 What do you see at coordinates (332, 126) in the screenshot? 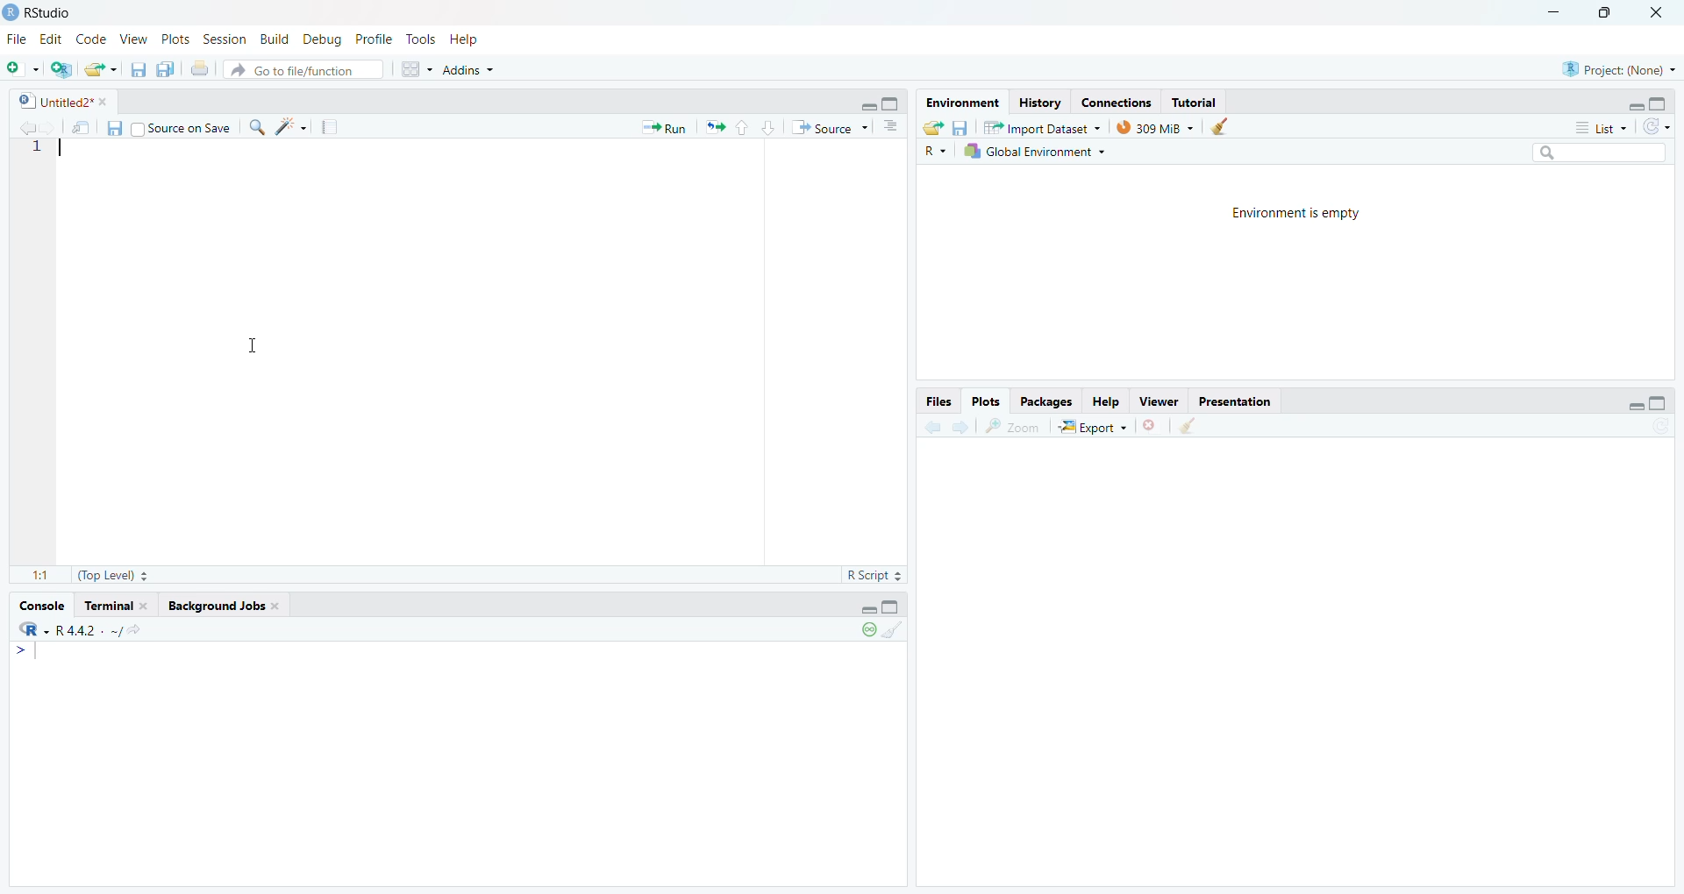
I see `notes` at bounding box center [332, 126].